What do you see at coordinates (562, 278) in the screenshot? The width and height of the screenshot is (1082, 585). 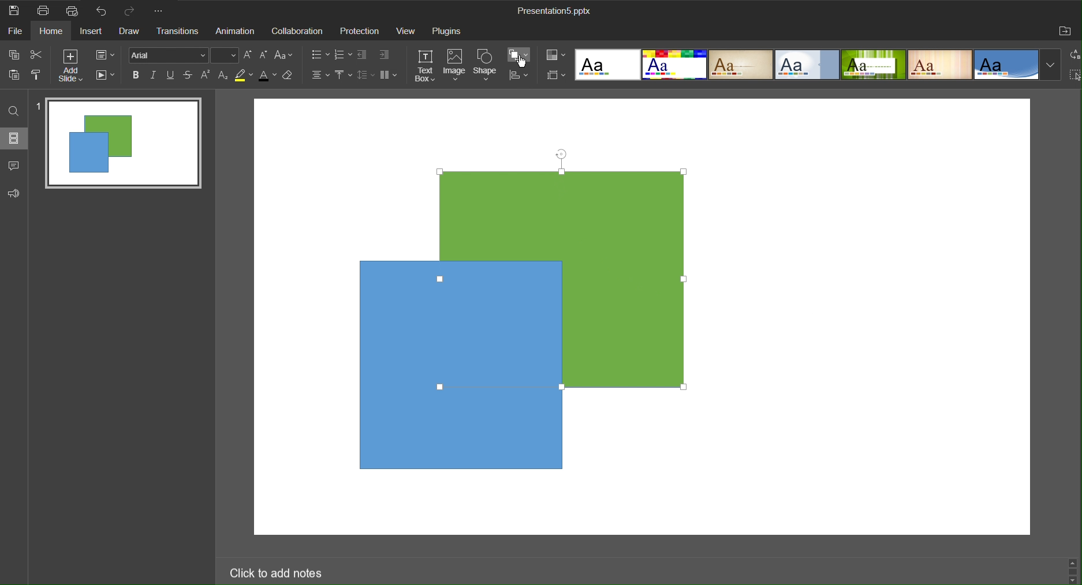 I see `Shape Selected` at bounding box center [562, 278].